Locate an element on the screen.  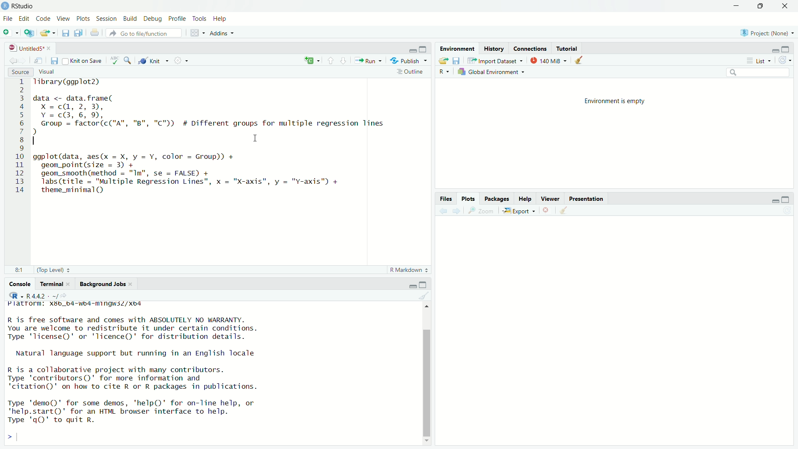
Help is located at coordinates (223, 18).